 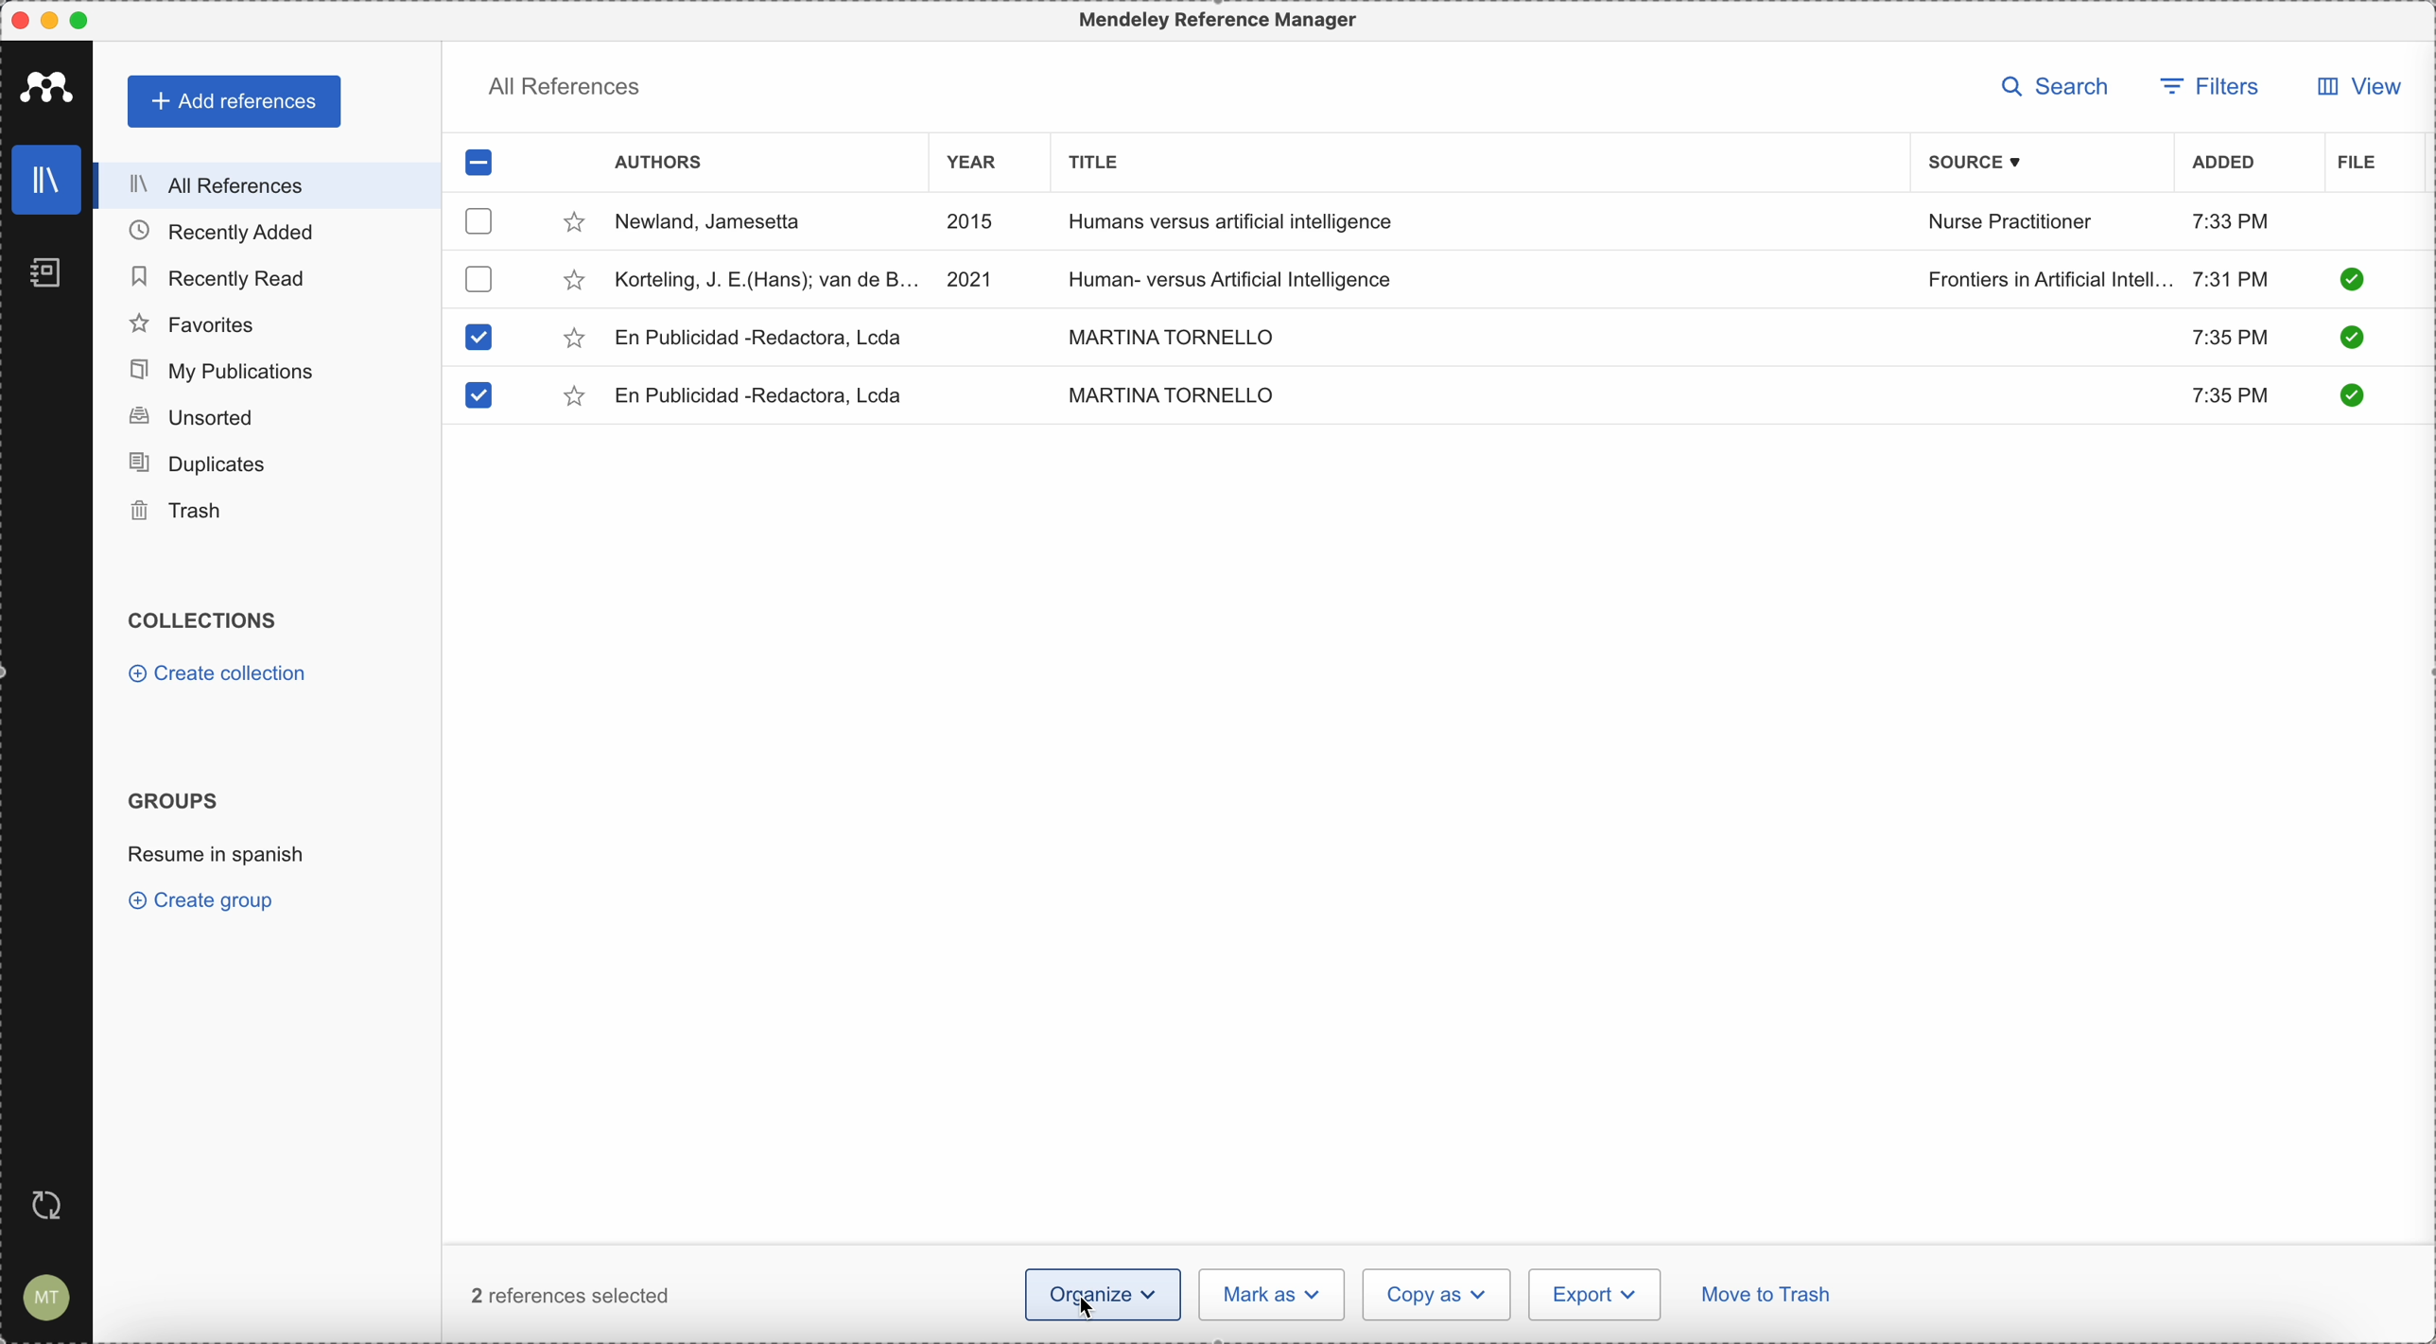 I want to click on Mendeley icon, so click(x=47, y=83).